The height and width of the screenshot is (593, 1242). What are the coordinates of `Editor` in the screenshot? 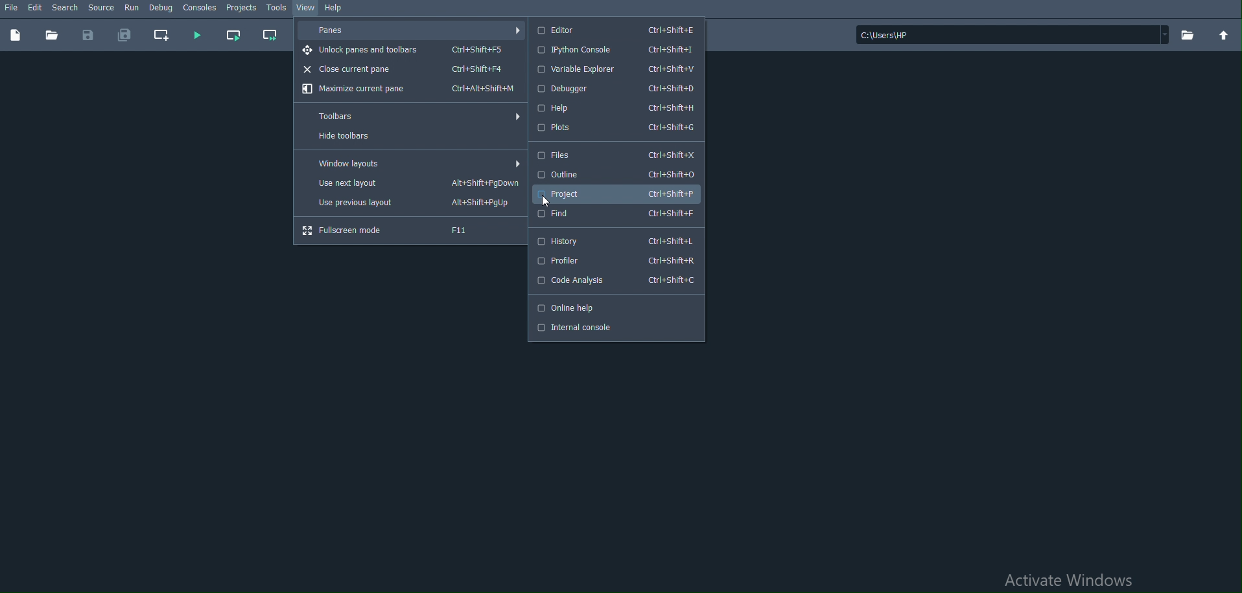 It's located at (615, 30).